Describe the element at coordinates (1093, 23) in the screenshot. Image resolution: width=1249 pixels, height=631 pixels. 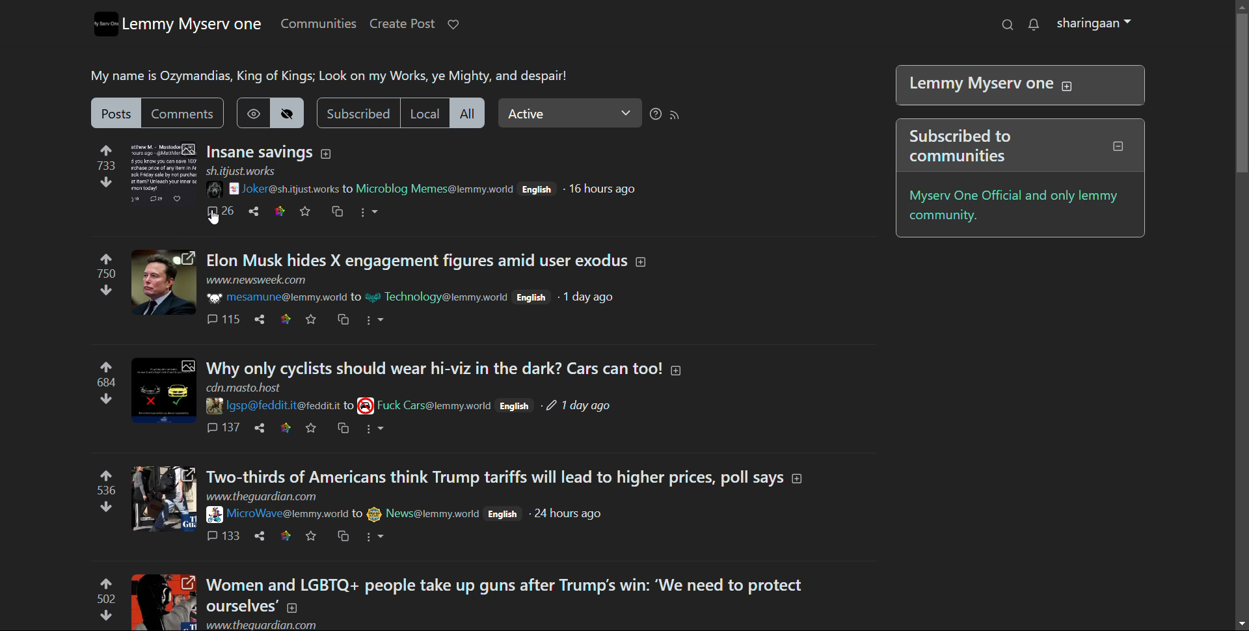
I see `profile` at that location.